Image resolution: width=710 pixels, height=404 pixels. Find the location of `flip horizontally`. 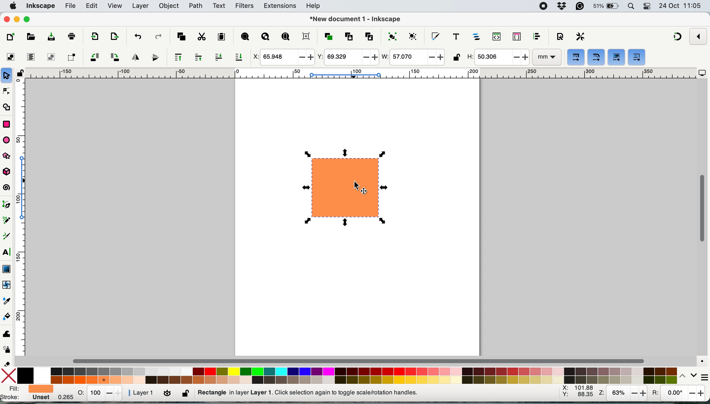

flip horizontally is located at coordinates (134, 57).